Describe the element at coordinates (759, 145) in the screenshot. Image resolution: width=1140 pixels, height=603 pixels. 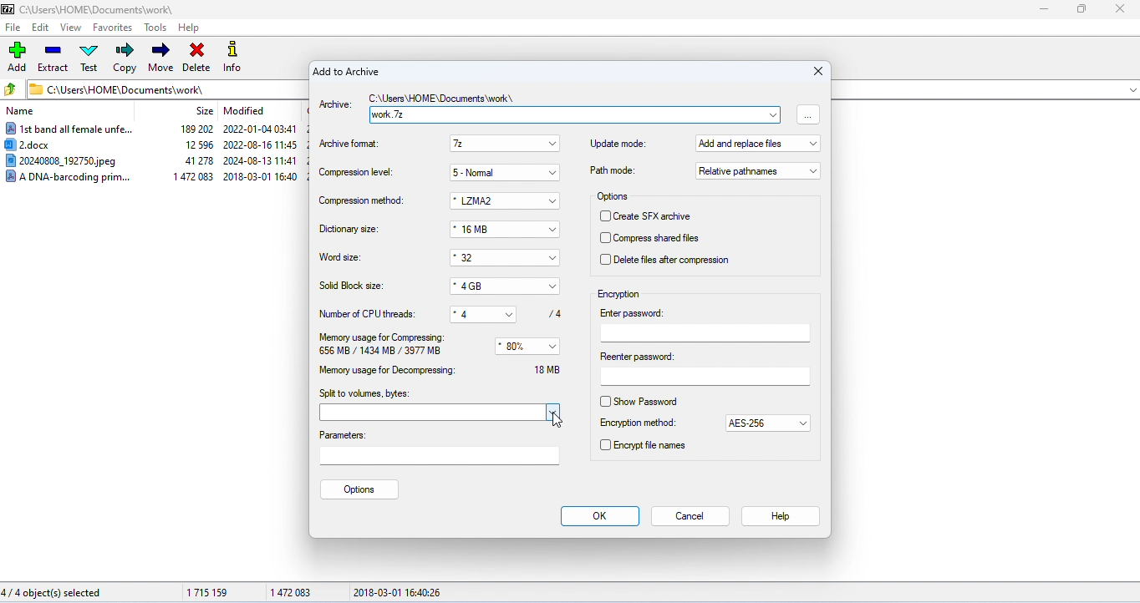
I see `add and replace files` at that location.